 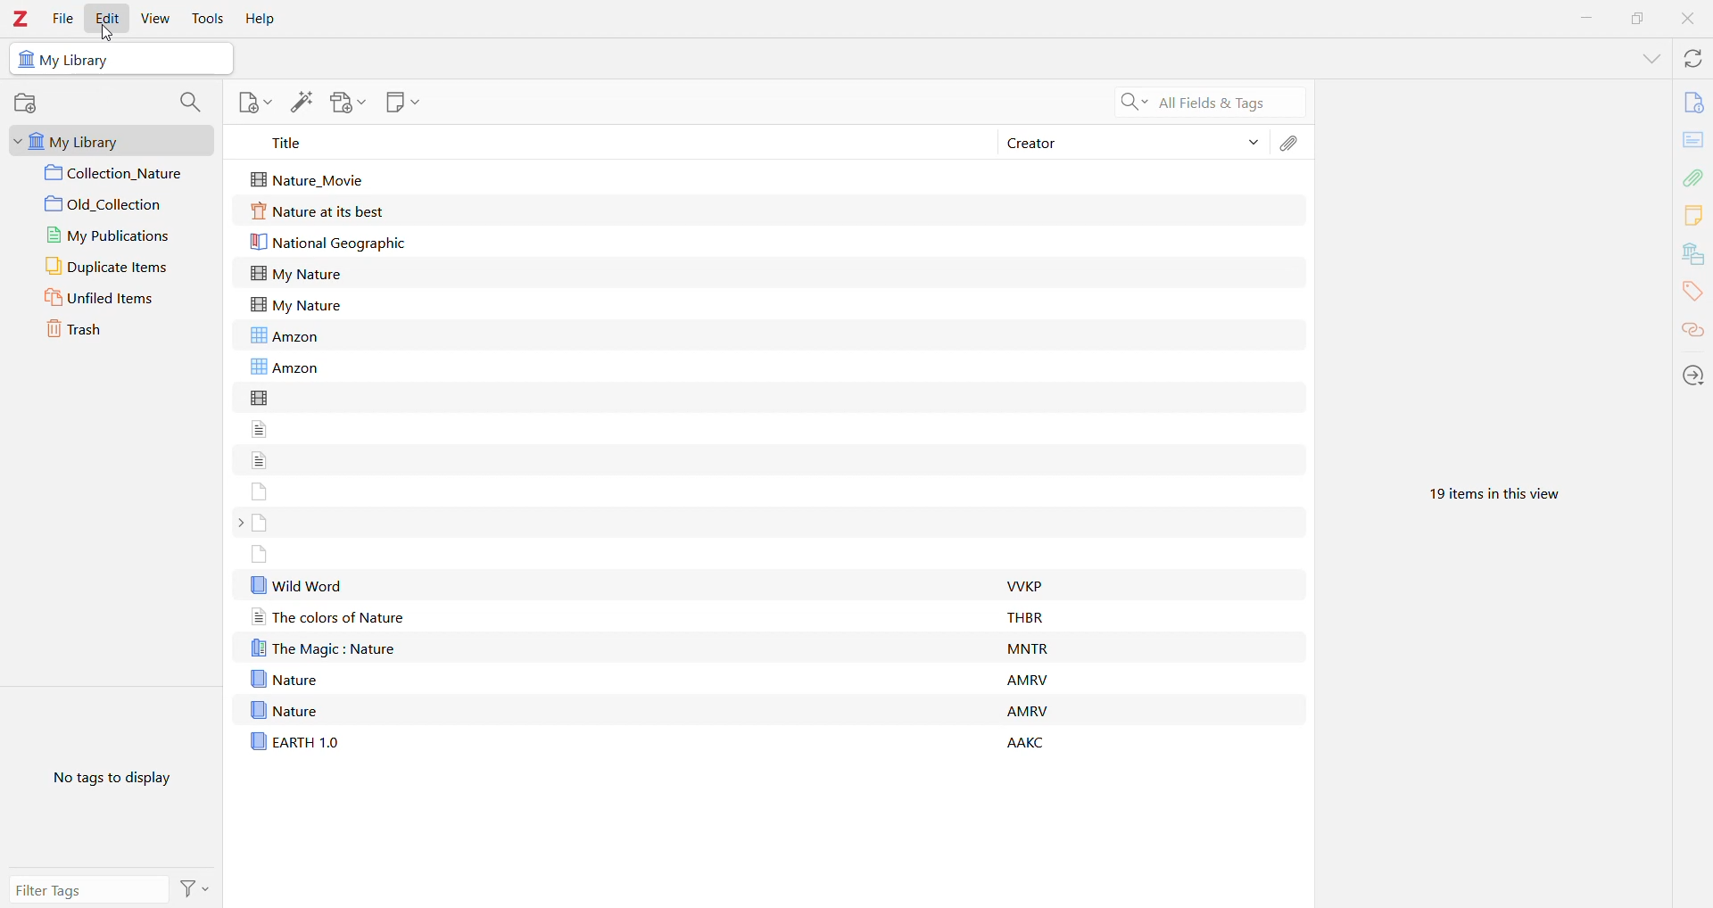 What do you see at coordinates (302, 101) in the screenshot?
I see `Add Item(s) by Identifier` at bounding box center [302, 101].